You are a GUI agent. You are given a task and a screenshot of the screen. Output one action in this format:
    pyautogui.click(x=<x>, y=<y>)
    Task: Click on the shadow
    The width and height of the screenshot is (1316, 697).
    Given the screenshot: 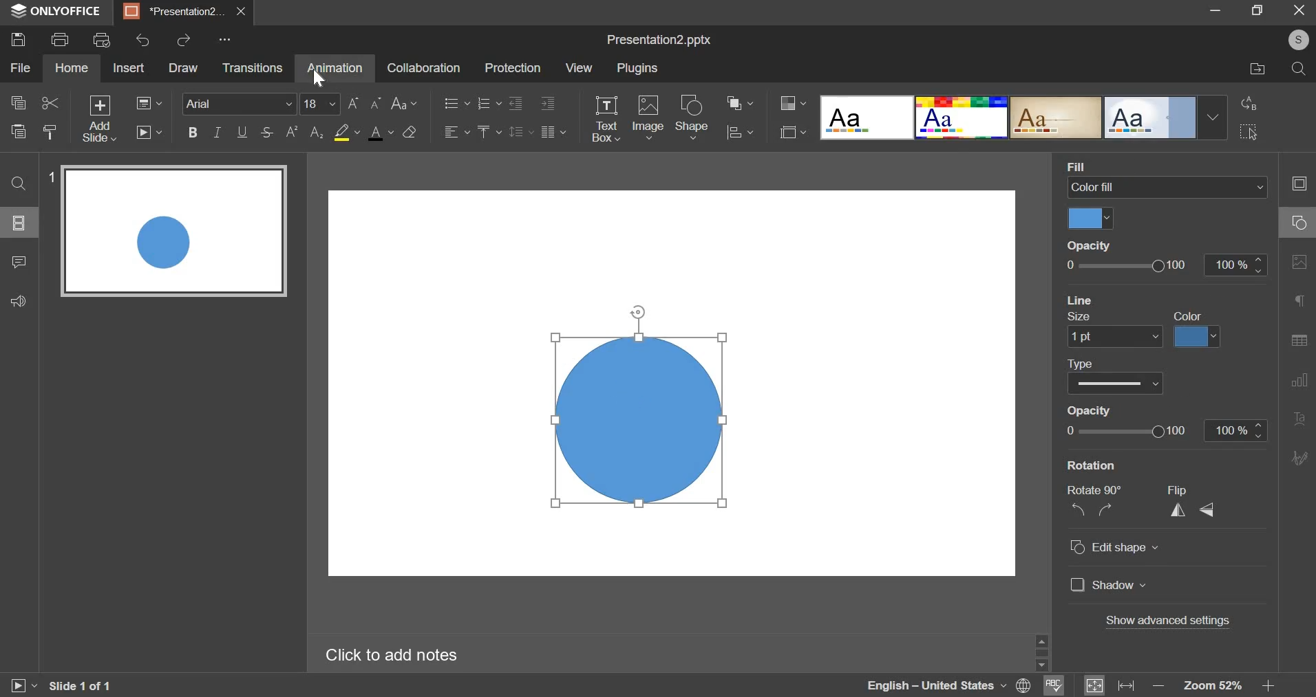 What is the action you would take?
    pyautogui.click(x=1110, y=586)
    